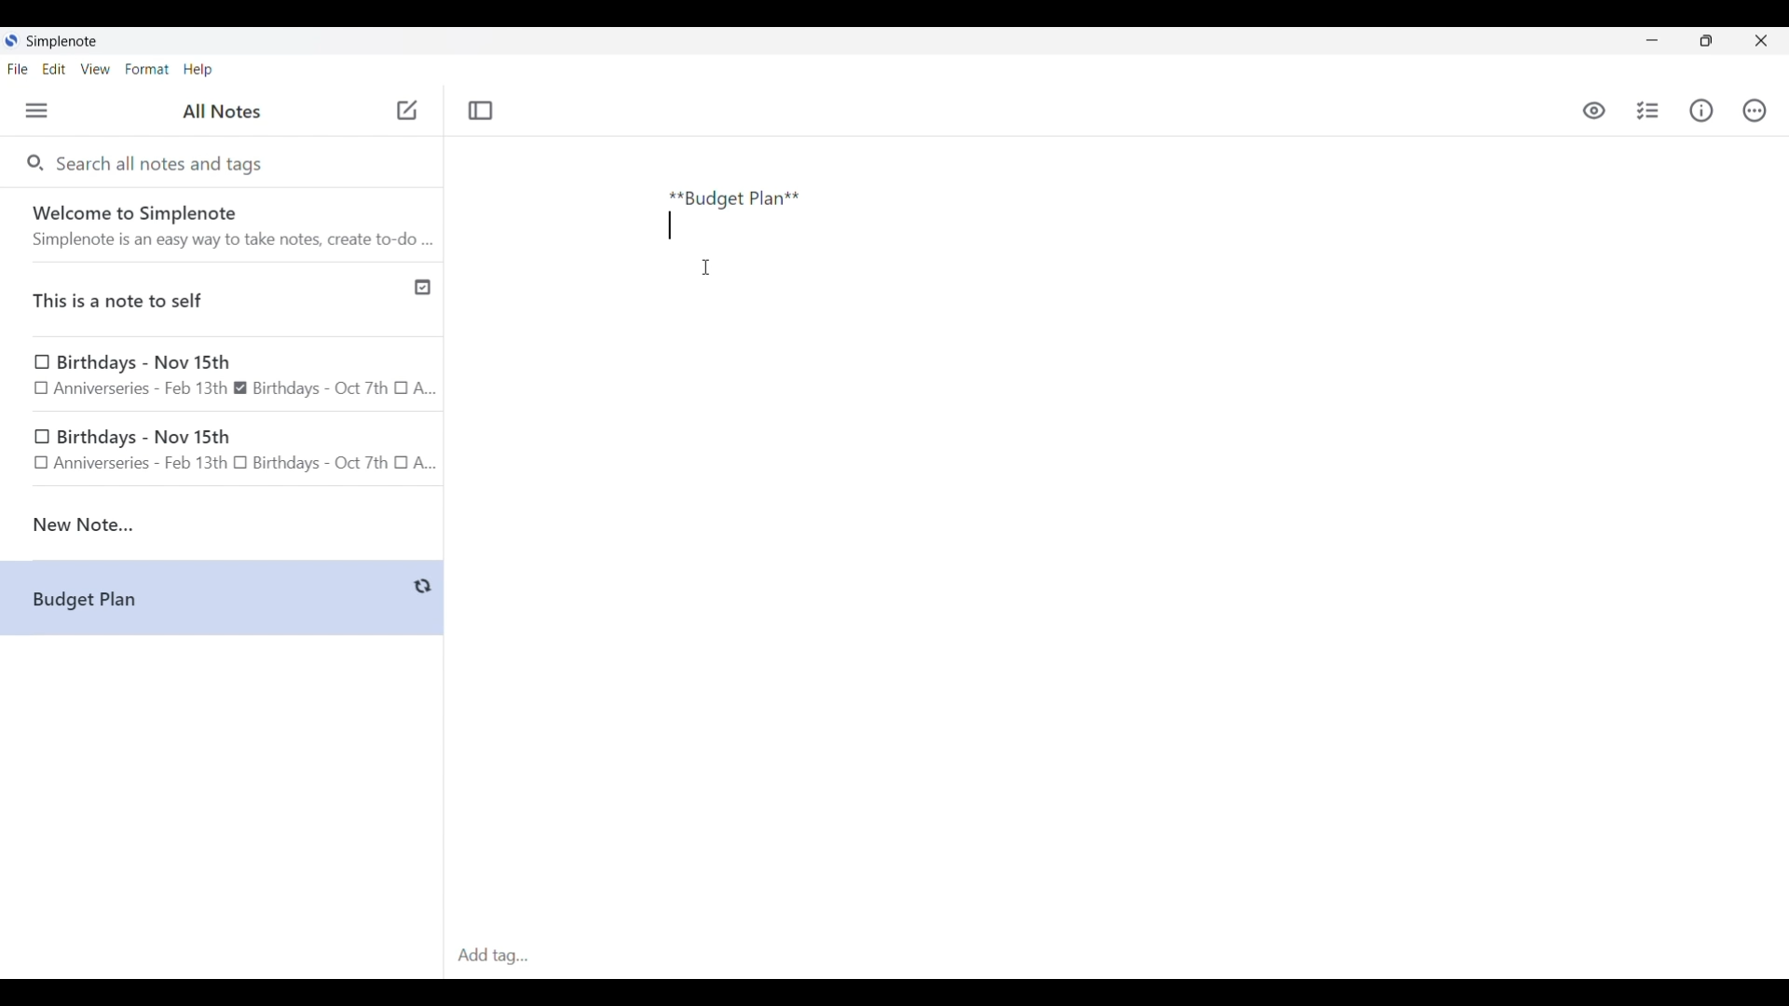 This screenshot has width=1789, height=1006. What do you see at coordinates (735, 199) in the screenshot?
I see `Text typed in` at bounding box center [735, 199].